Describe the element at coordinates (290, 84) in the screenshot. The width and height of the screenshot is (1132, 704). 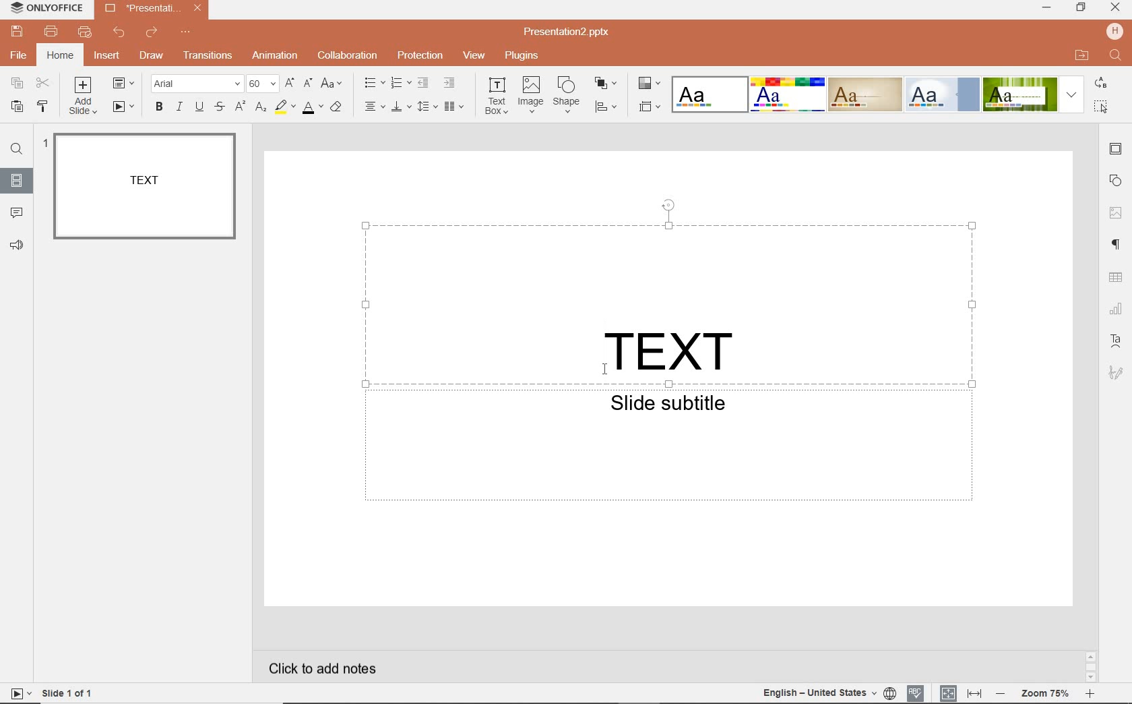
I see `INCREMENT FONT SIZE` at that location.